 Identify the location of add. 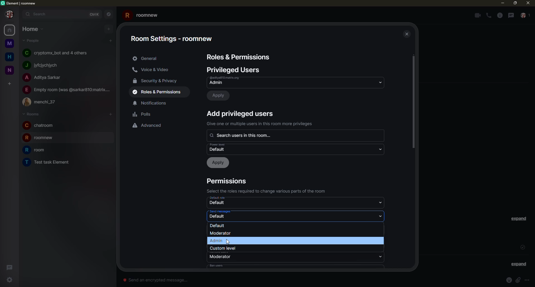
(110, 114).